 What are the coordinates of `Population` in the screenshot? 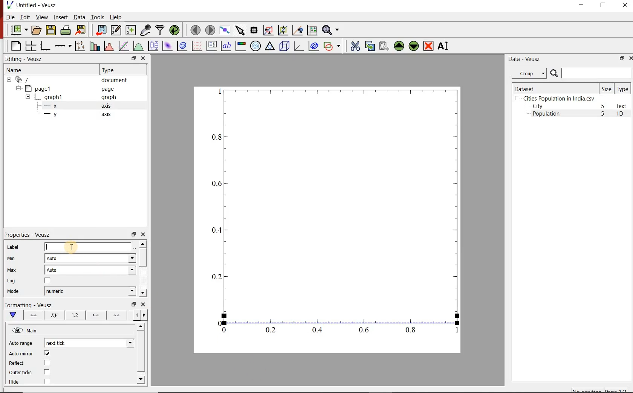 It's located at (546, 114).